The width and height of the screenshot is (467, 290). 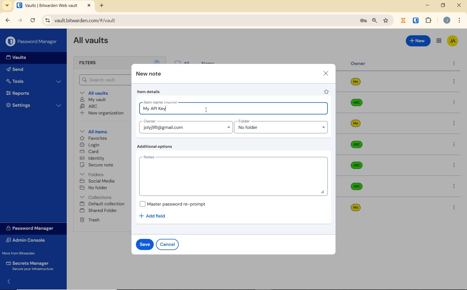 I want to click on ABC, so click(x=90, y=107).